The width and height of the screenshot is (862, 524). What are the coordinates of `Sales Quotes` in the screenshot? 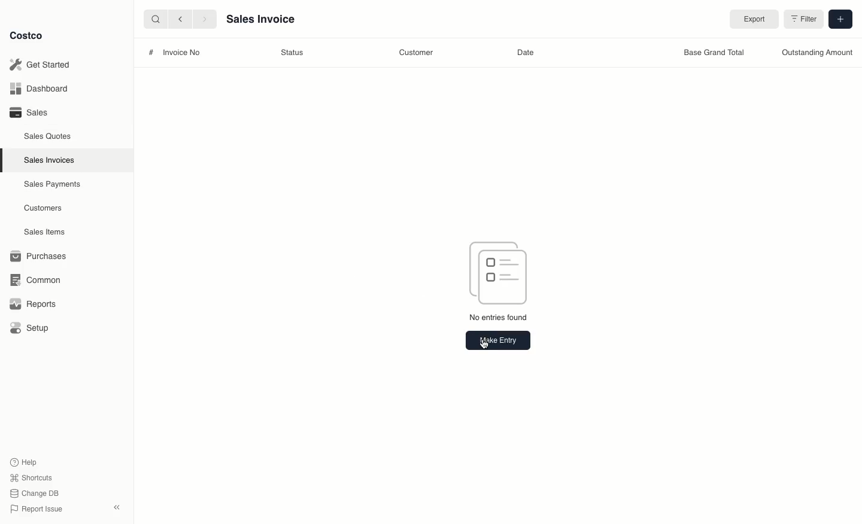 It's located at (48, 136).